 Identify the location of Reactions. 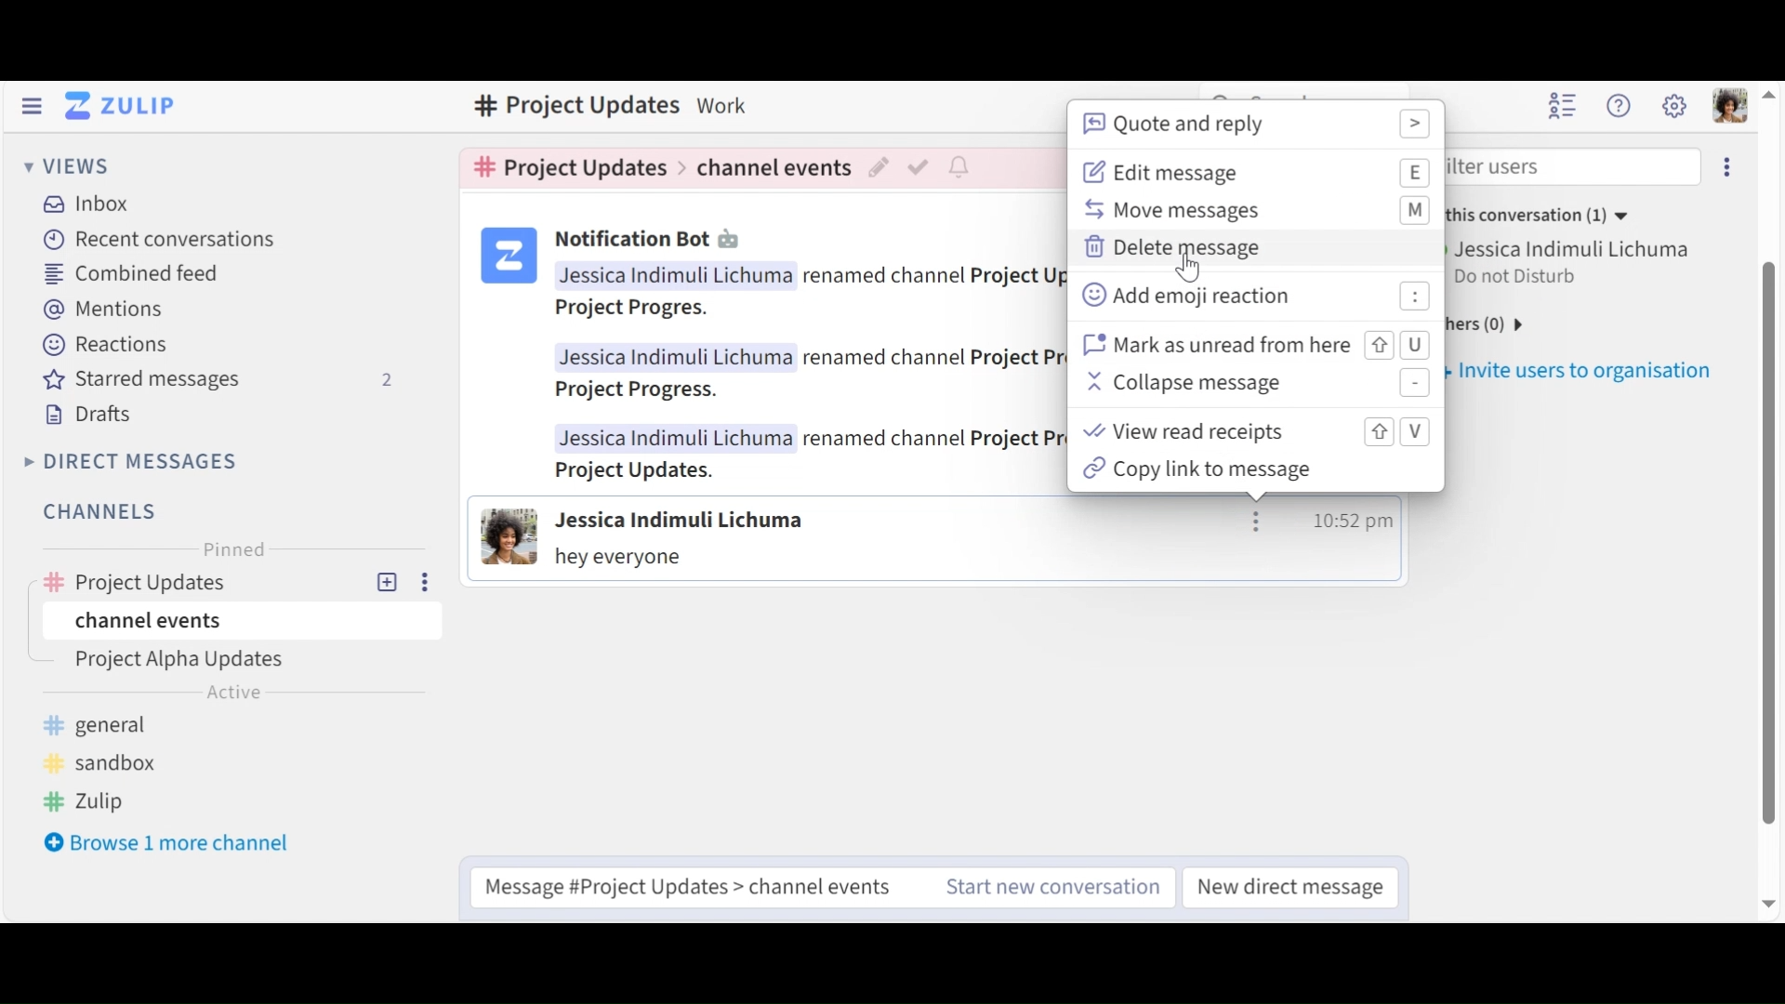
(108, 346).